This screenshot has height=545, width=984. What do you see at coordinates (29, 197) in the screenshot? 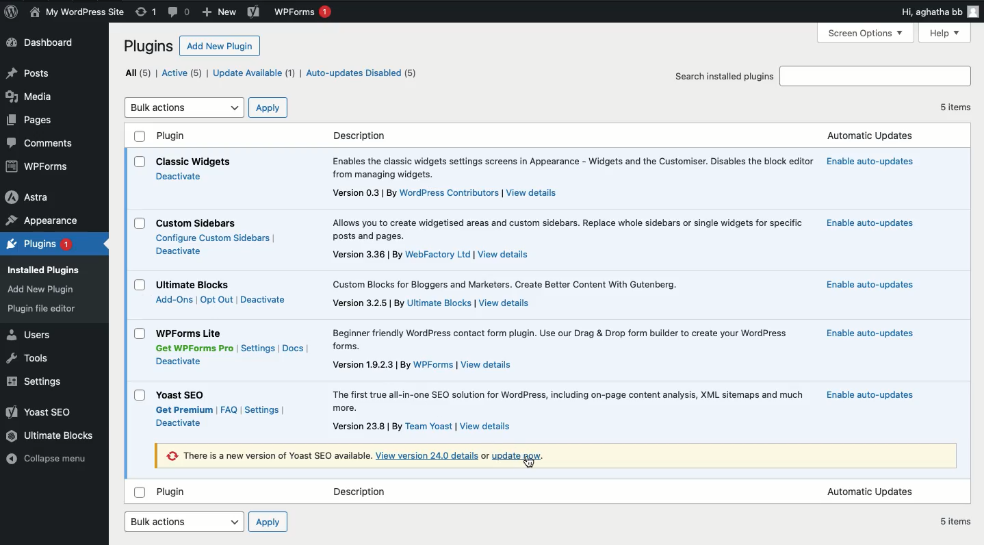
I see `Astra` at bounding box center [29, 197].